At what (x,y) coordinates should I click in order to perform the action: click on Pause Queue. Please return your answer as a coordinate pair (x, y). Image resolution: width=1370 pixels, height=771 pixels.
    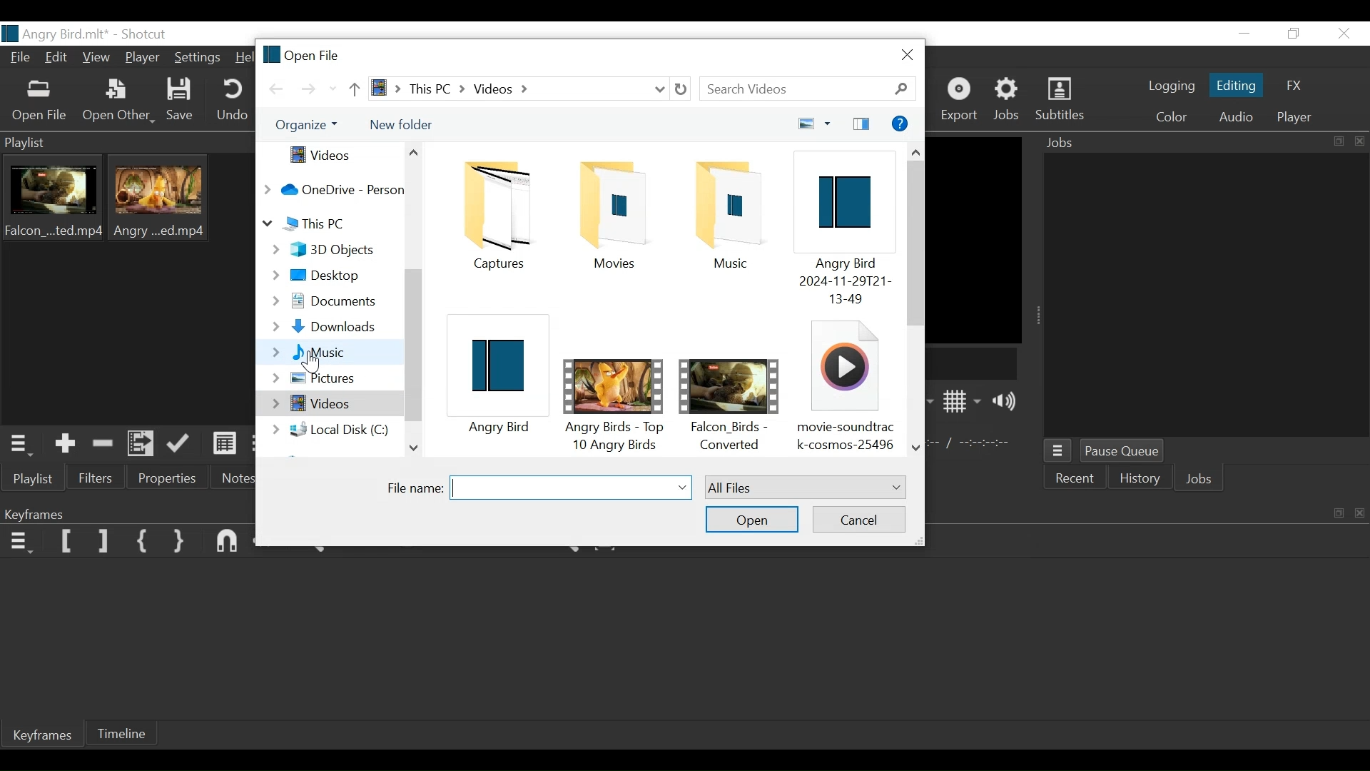
    Looking at the image, I should click on (1121, 450).